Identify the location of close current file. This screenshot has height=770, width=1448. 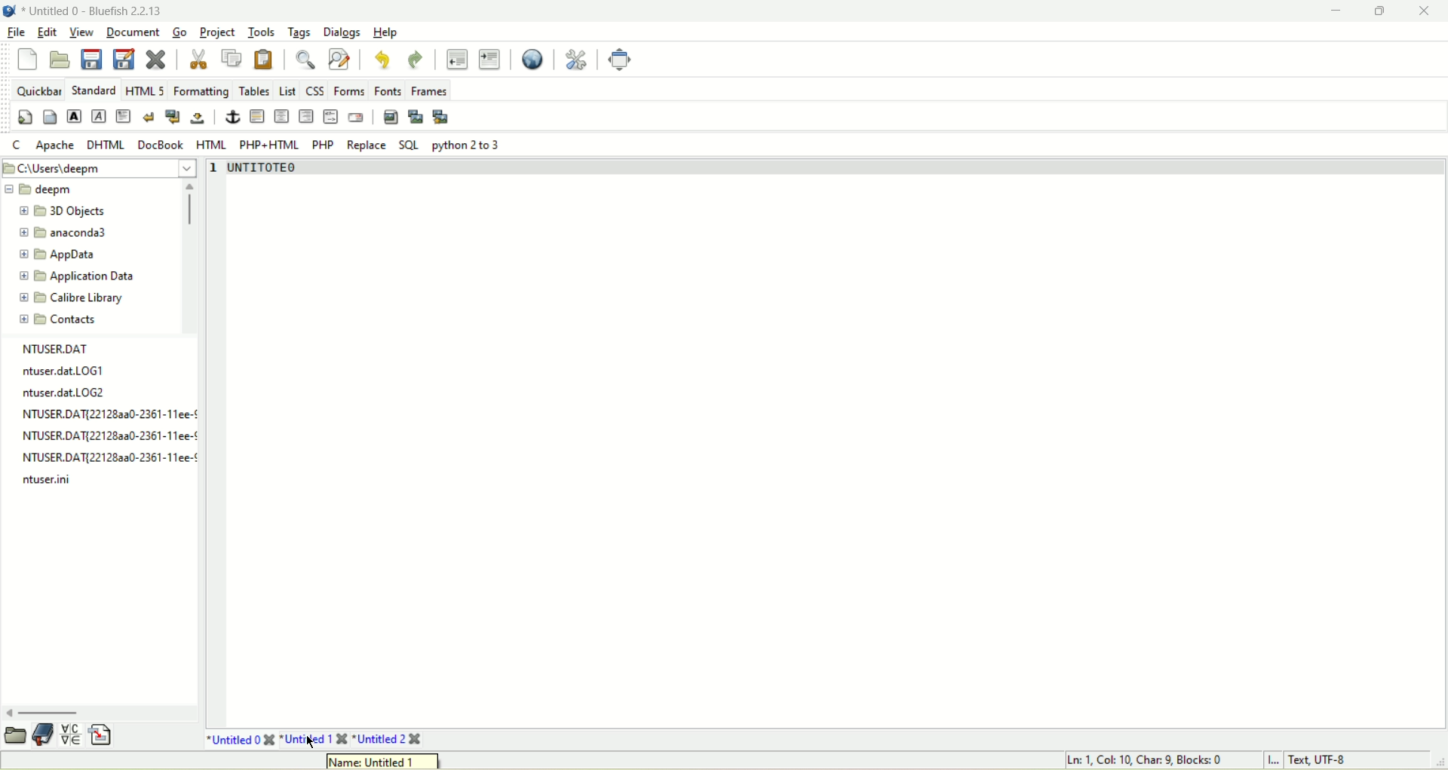
(155, 60).